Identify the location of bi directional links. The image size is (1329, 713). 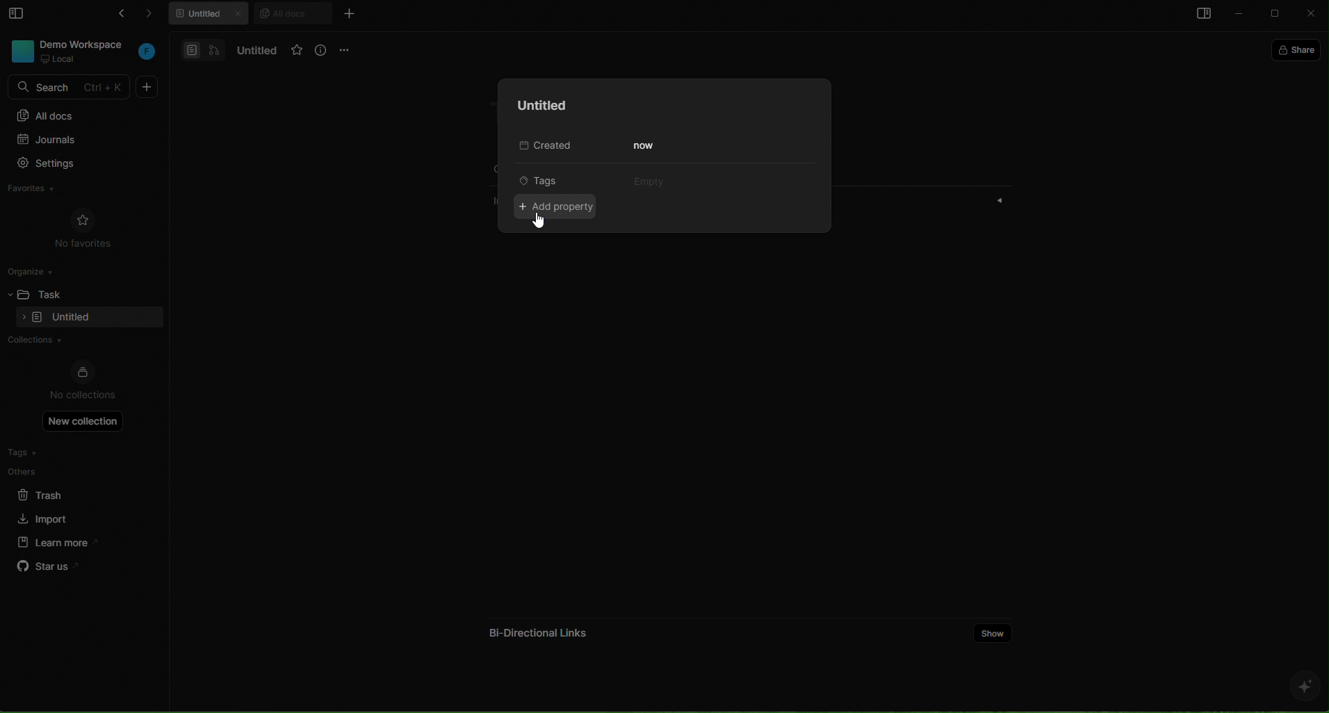
(535, 628).